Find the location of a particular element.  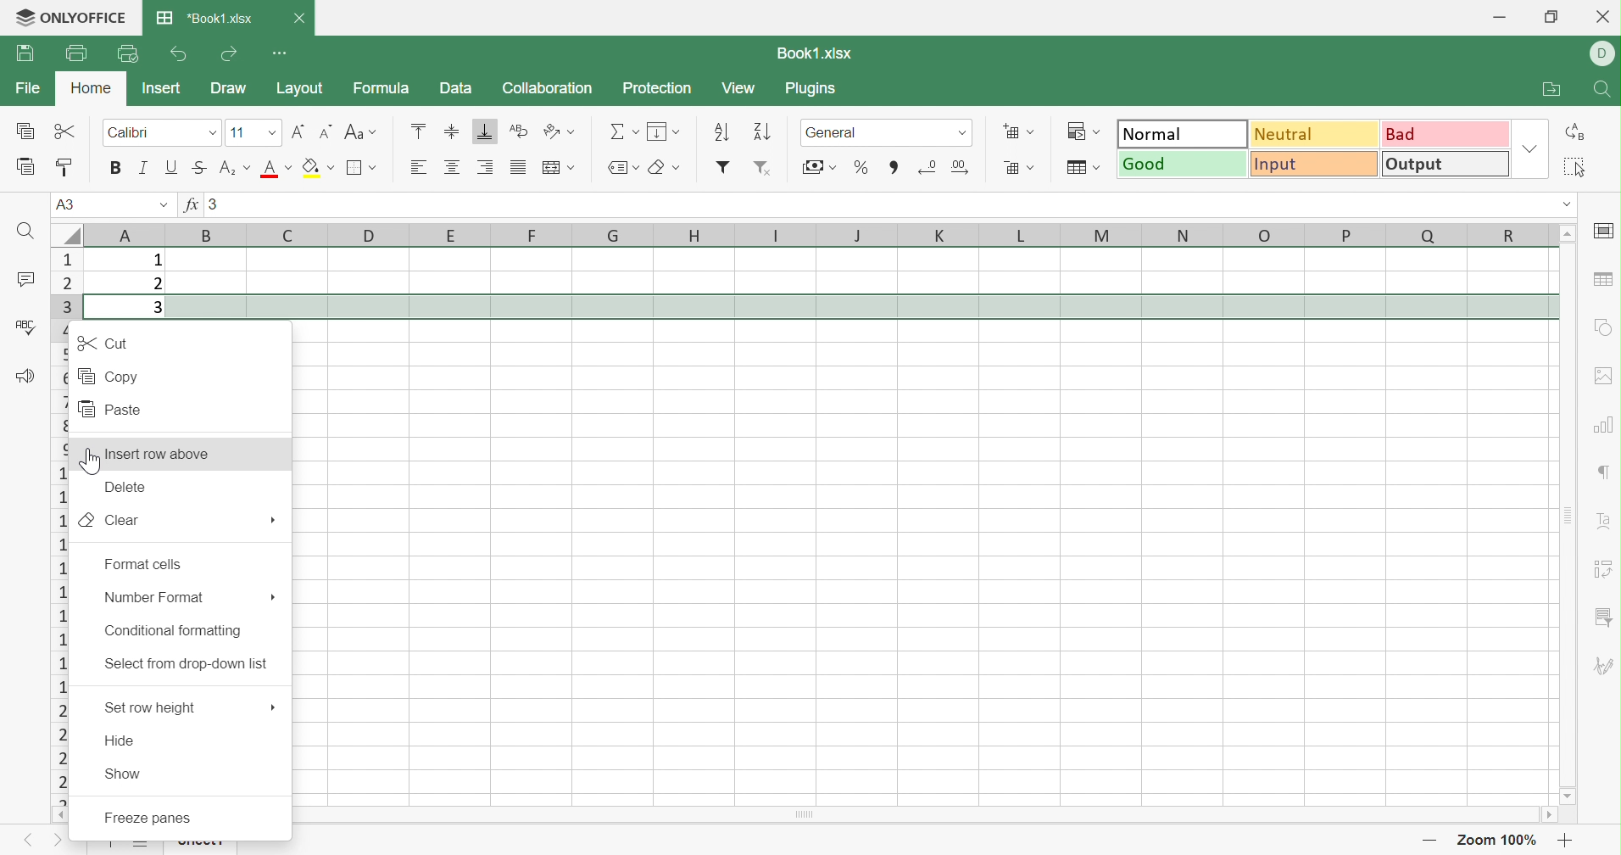

Drop Down is located at coordinates (964, 131).